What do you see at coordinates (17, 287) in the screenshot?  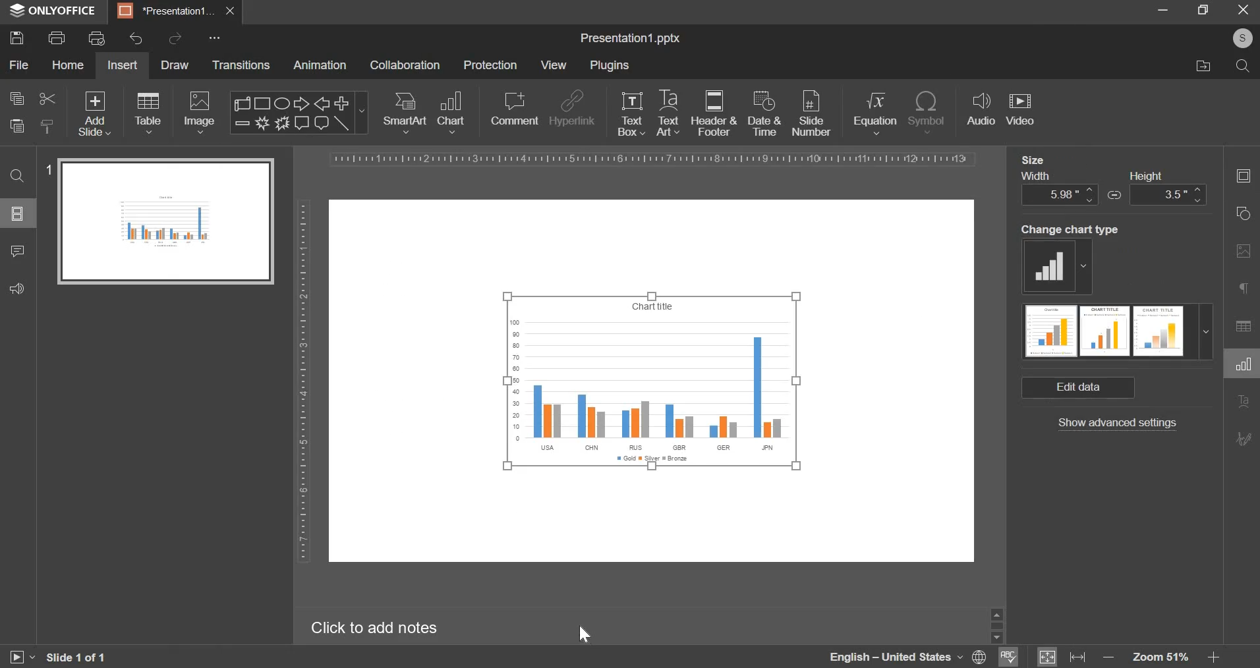 I see `feedback` at bounding box center [17, 287].